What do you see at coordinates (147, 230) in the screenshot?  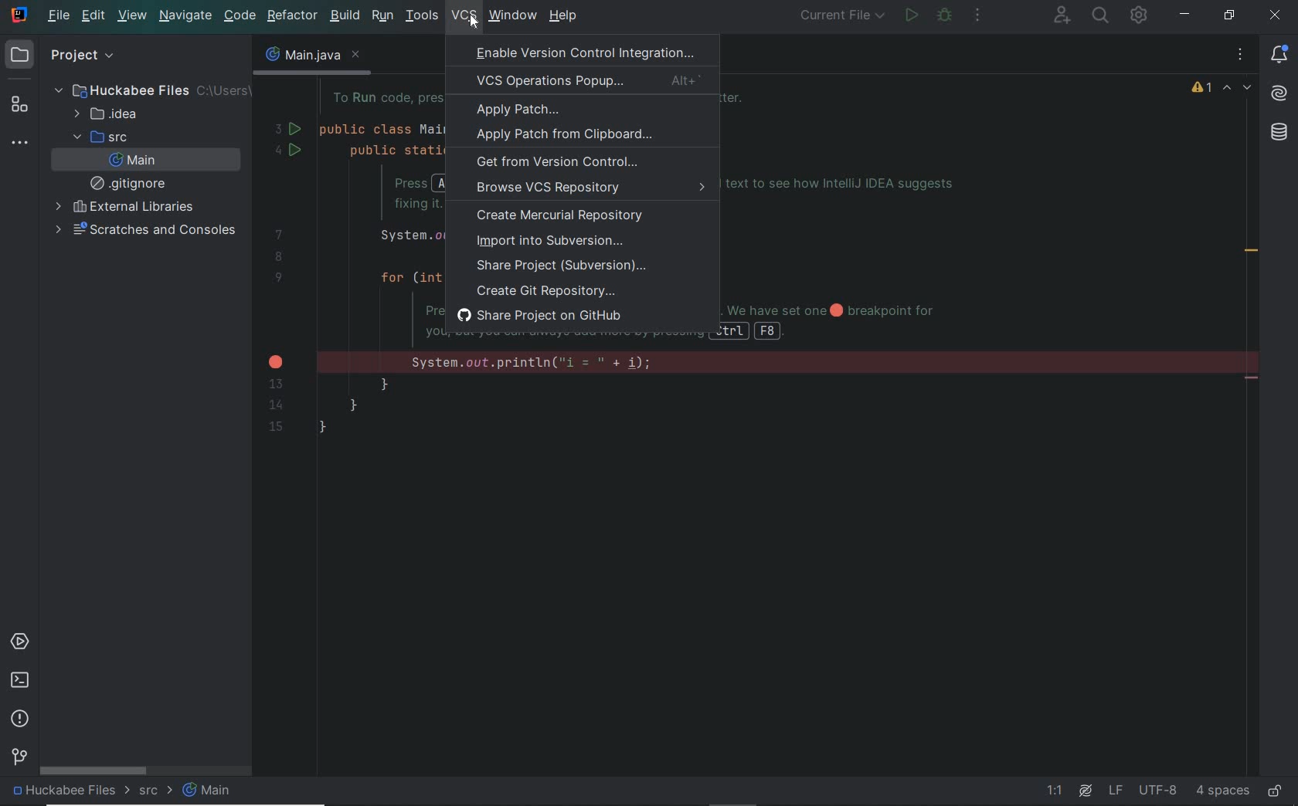 I see `scratches and consoles` at bounding box center [147, 230].